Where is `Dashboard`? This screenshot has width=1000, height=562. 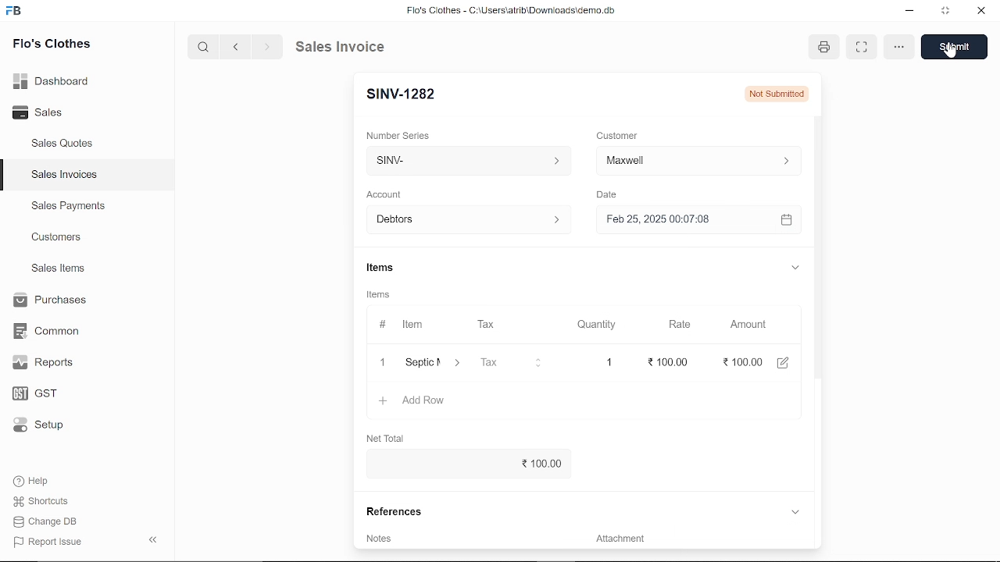
Dashboard is located at coordinates (52, 84).